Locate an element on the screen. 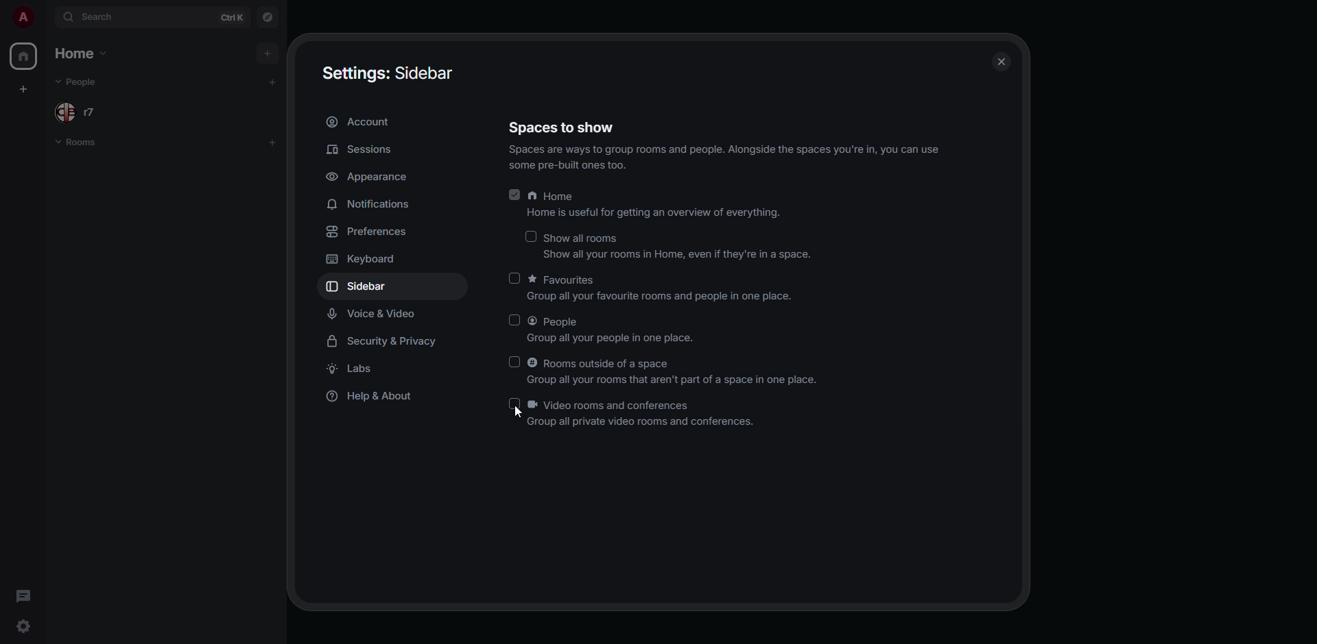  preferences is located at coordinates (369, 235).